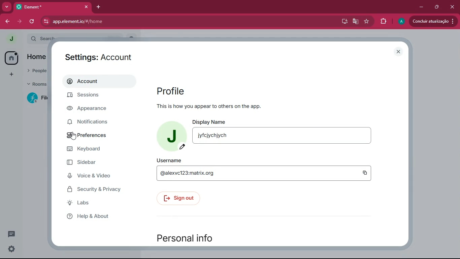 The width and height of the screenshot is (460, 259). I want to click on conversation, so click(11, 235).